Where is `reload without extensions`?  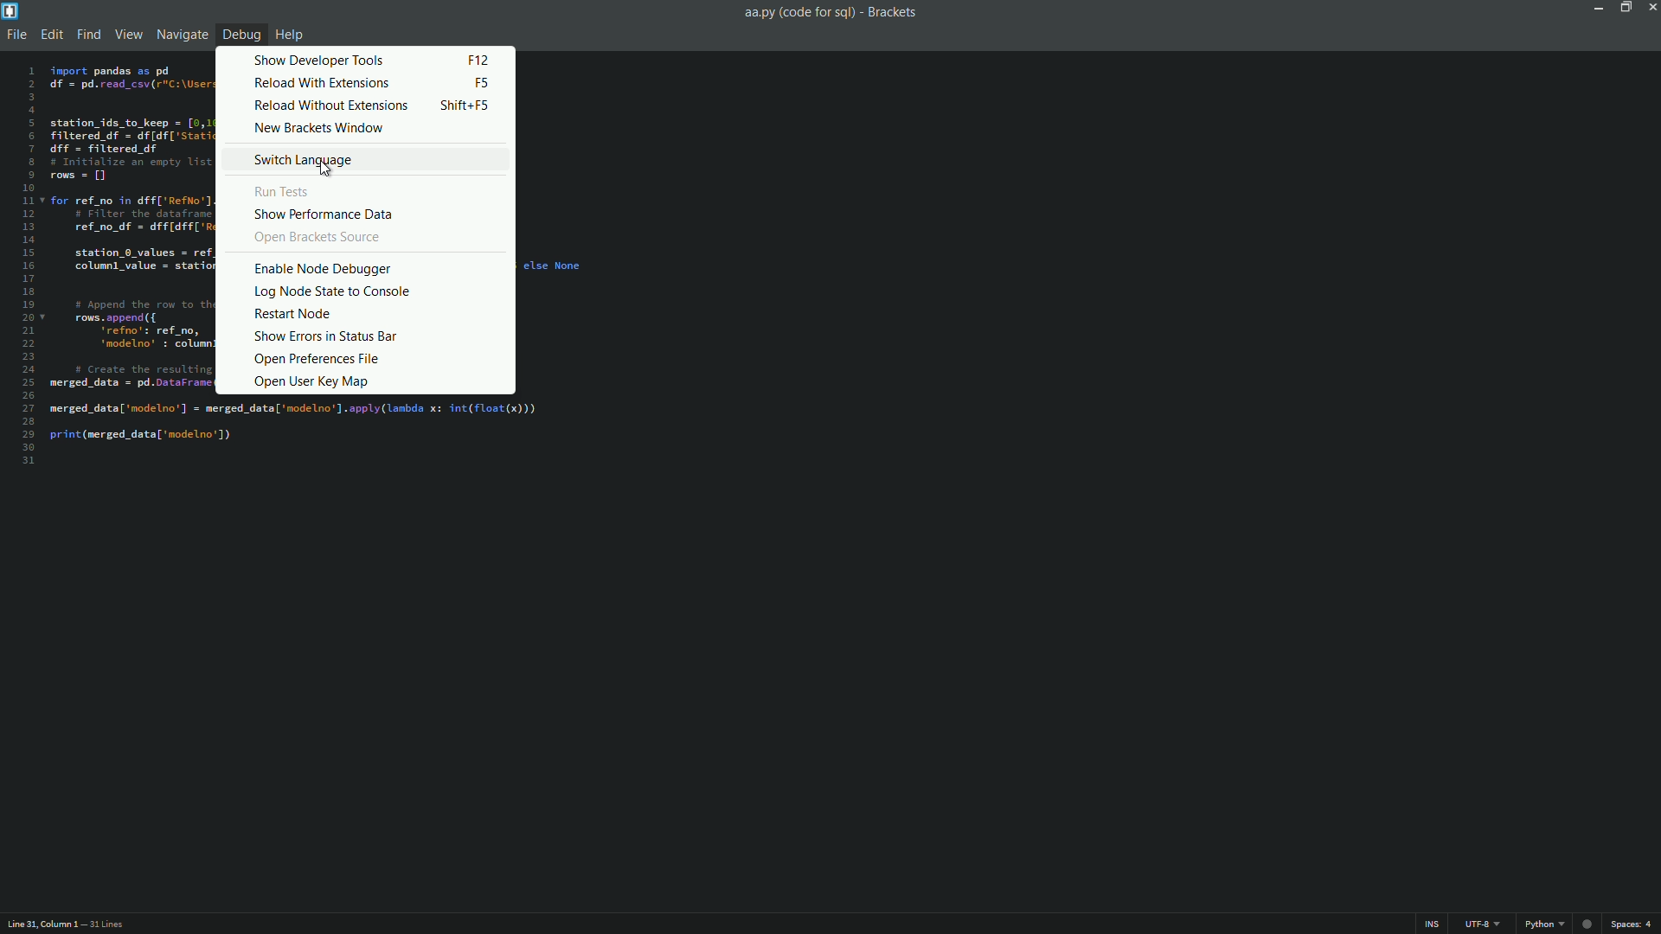 reload without extensions is located at coordinates (330, 107).